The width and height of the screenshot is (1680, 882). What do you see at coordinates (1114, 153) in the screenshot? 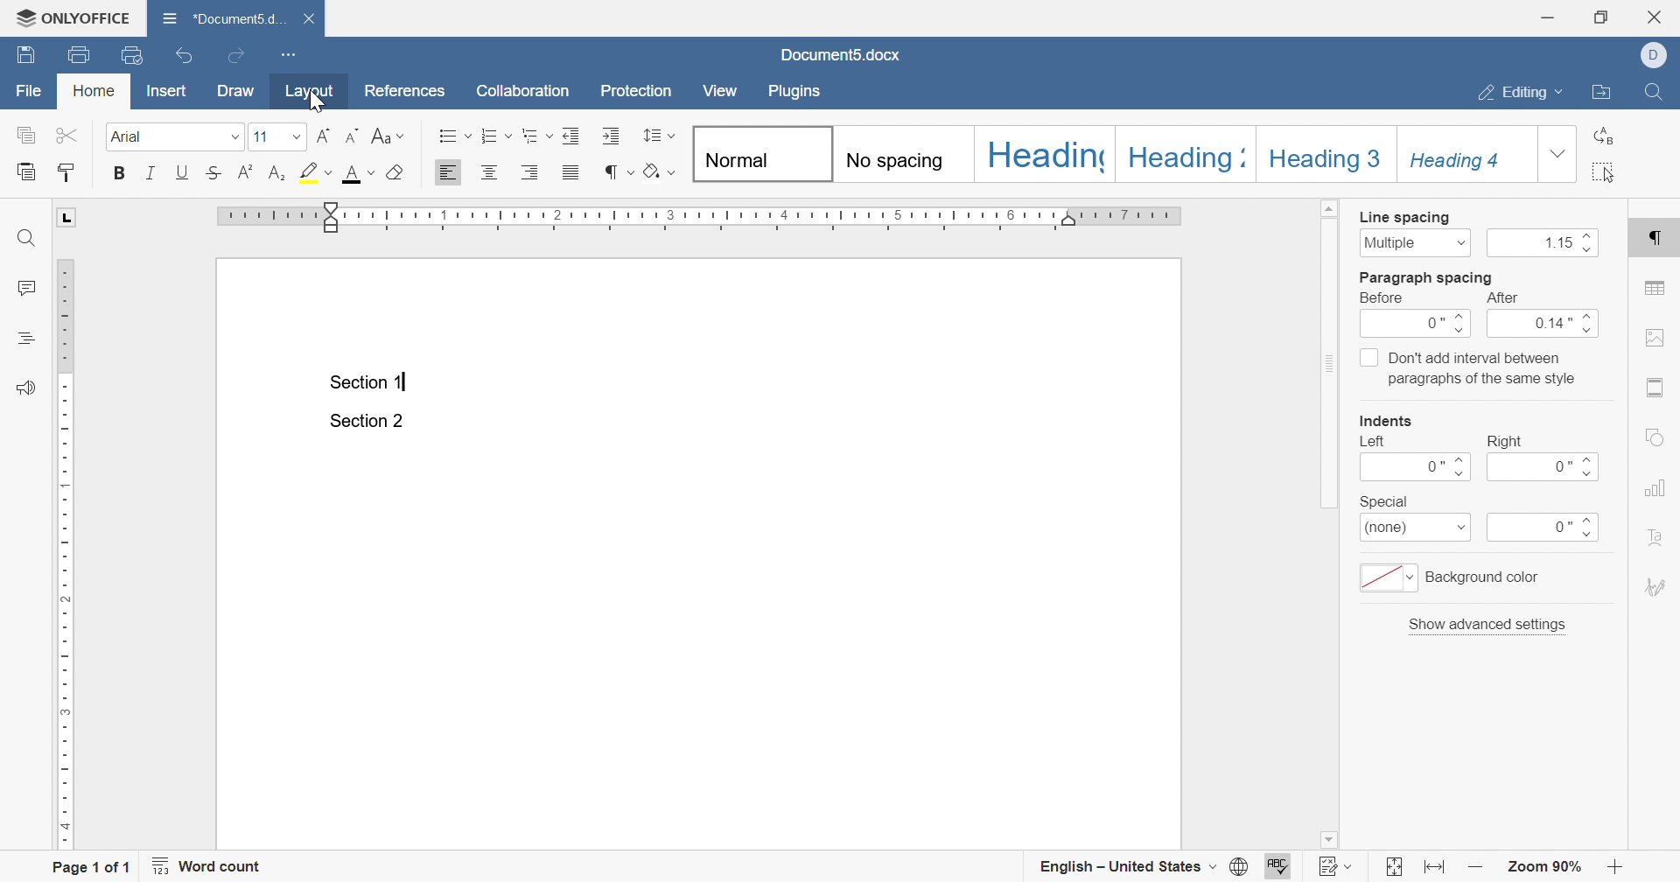
I see `Headings` at bounding box center [1114, 153].